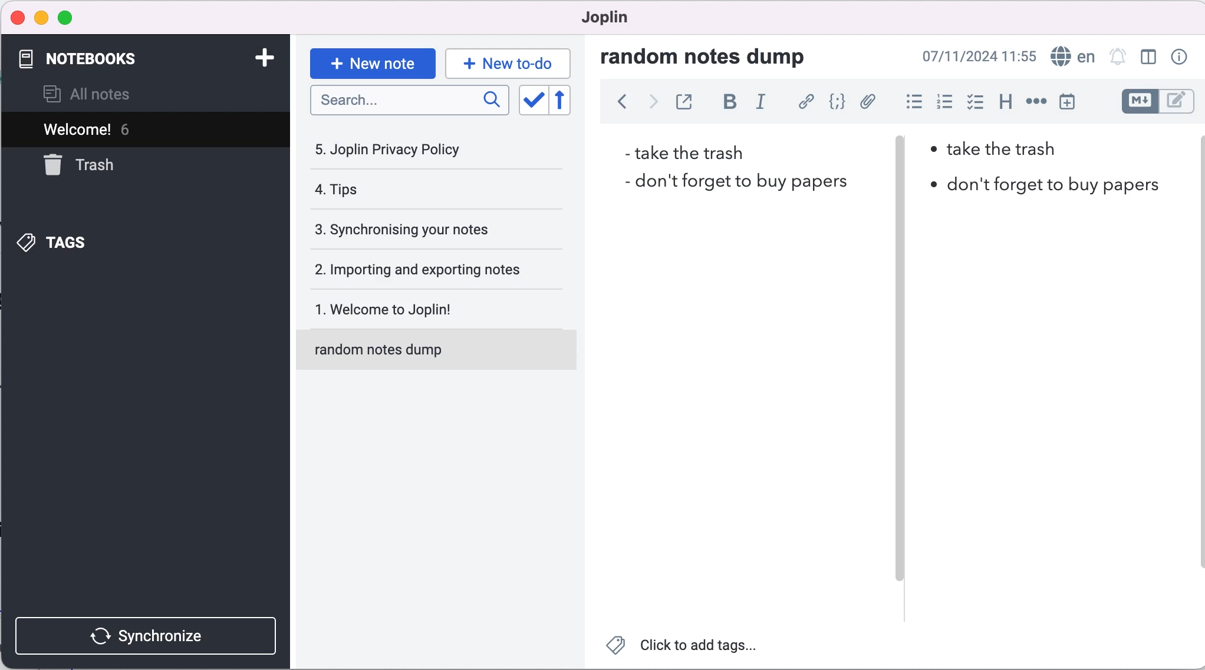 This screenshot has height=670, width=1205. I want to click on don't forget to buy papers, so click(1044, 184).